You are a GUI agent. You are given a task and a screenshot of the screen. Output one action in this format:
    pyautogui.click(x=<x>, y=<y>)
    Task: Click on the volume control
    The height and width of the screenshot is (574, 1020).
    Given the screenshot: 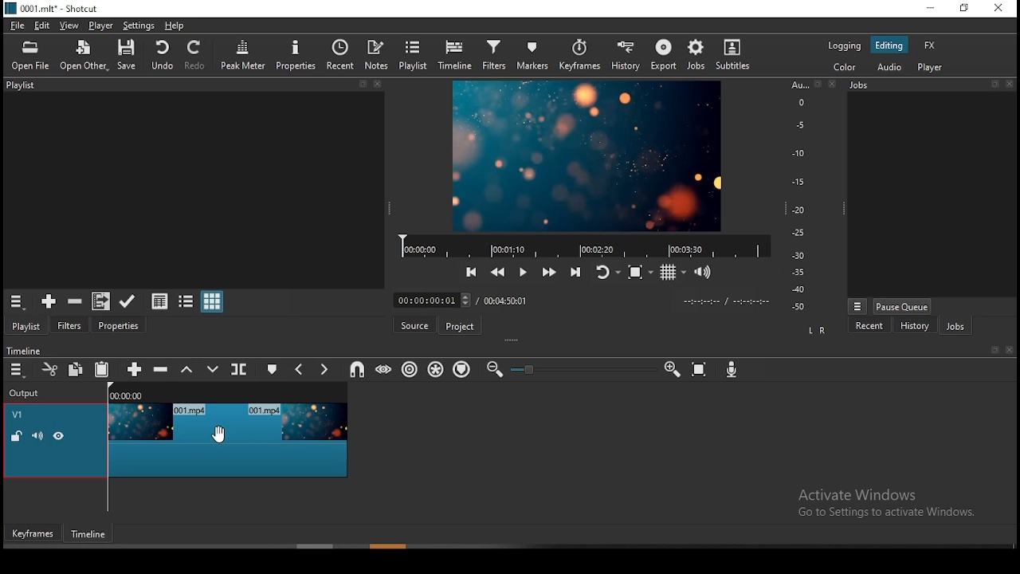 What is the action you would take?
    pyautogui.click(x=703, y=272)
    